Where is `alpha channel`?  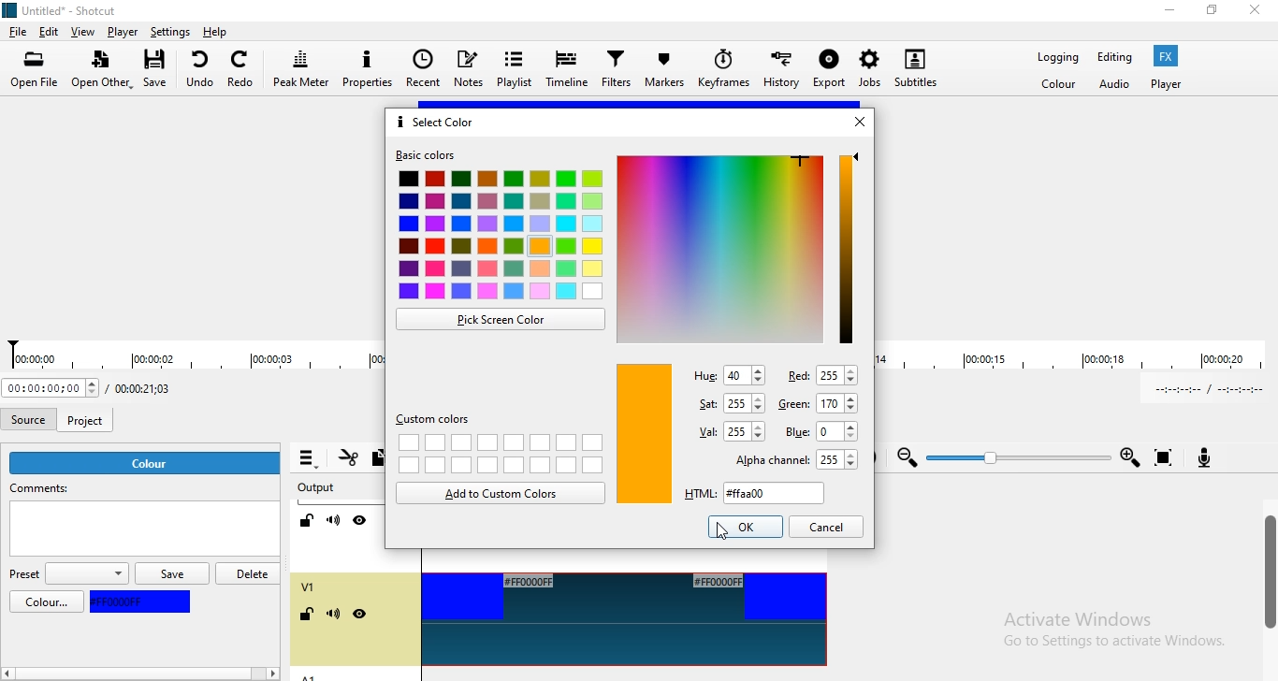
alpha channel is located at coordinates (788, 458).